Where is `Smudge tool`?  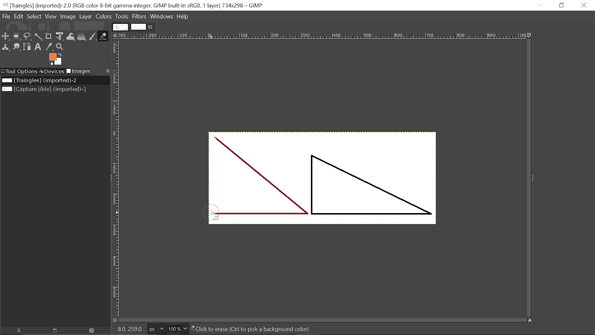
Smudge tool is located at coordinates (17, 47).